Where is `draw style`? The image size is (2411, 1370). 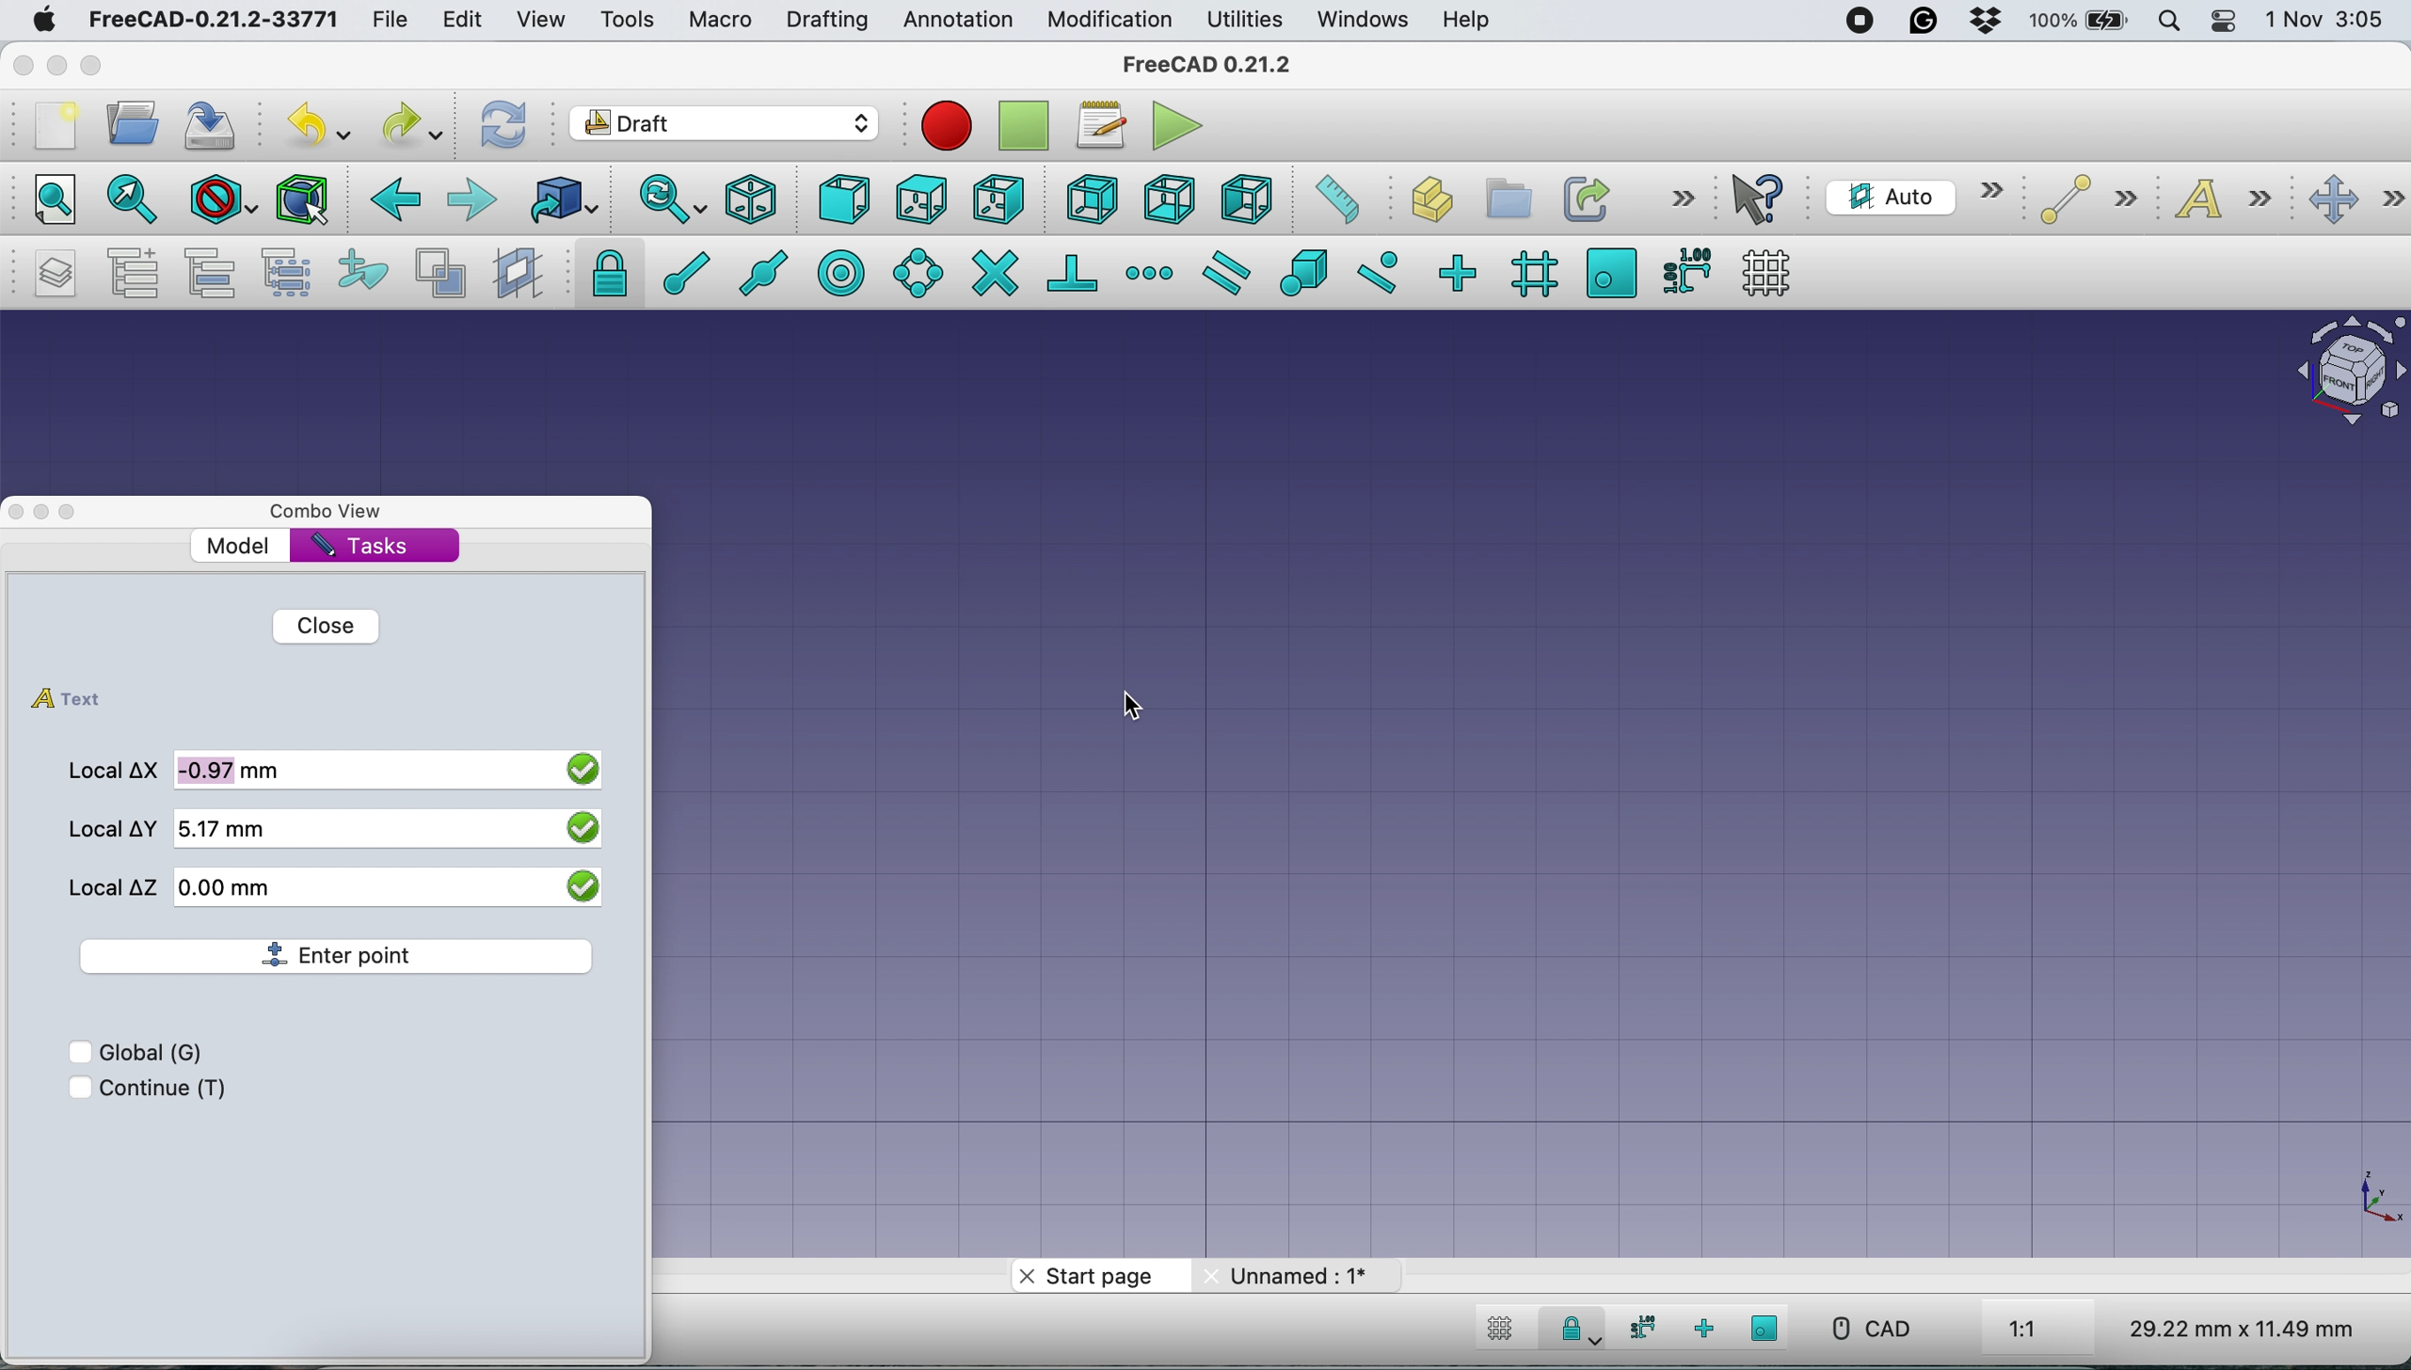
draw style is located at coordinates (222, 201).